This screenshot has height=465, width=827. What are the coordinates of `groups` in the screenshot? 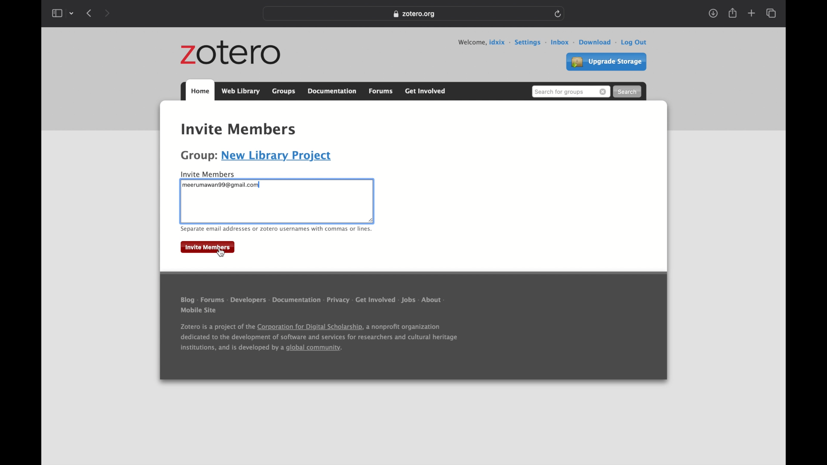 It's located at (284, 90).